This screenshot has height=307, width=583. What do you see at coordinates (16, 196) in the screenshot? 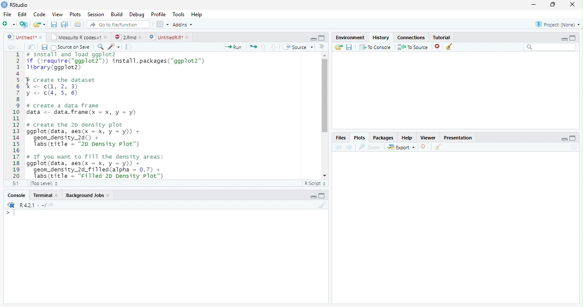
I see `Console` at bounding box center [16, 196].